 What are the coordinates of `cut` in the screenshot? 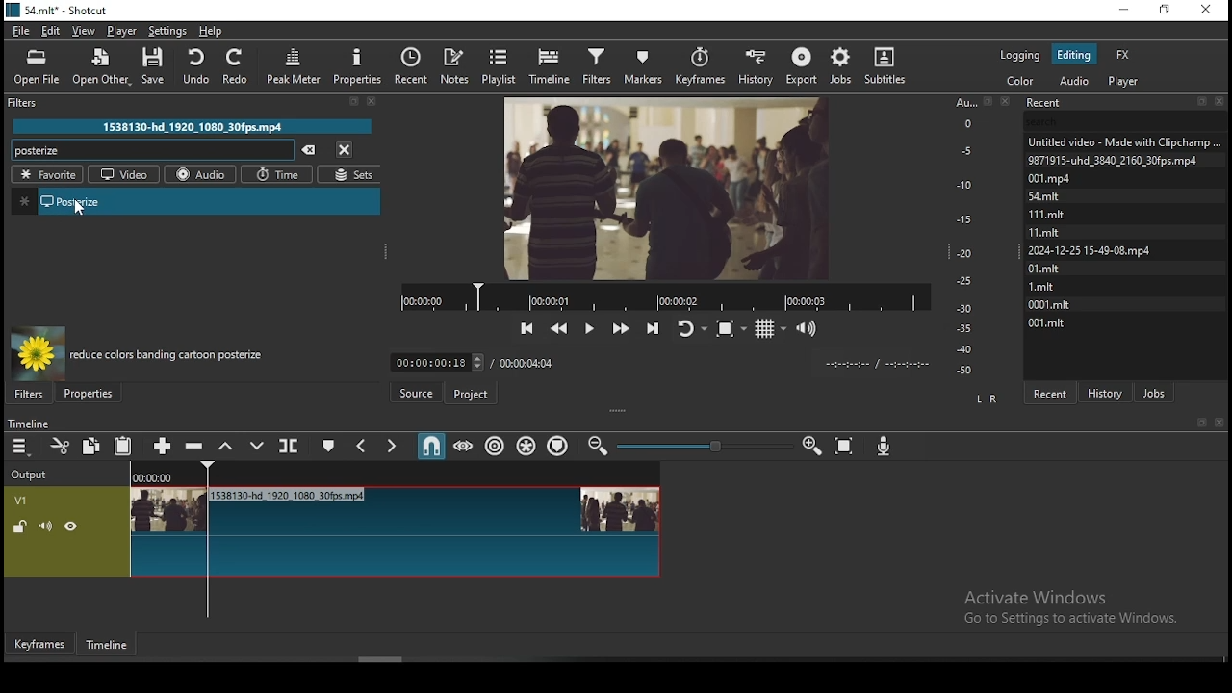 It's located at (58, 446).